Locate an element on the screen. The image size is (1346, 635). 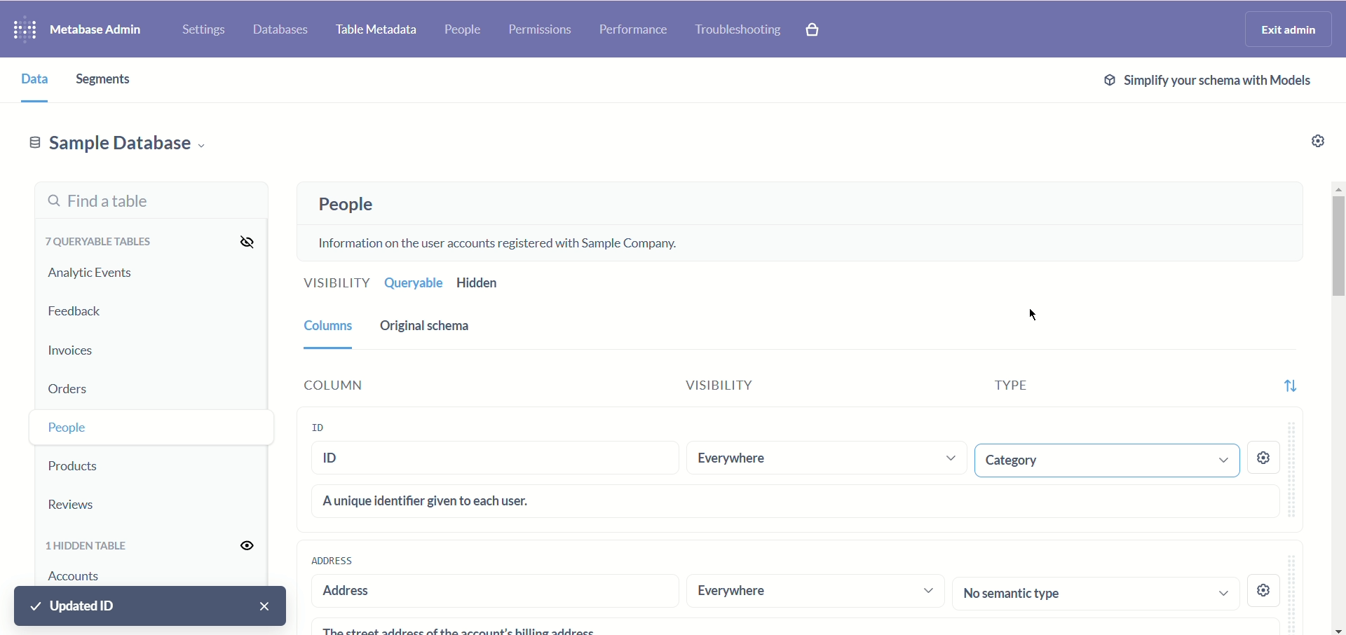
Address is located at coordinates (332, 560).